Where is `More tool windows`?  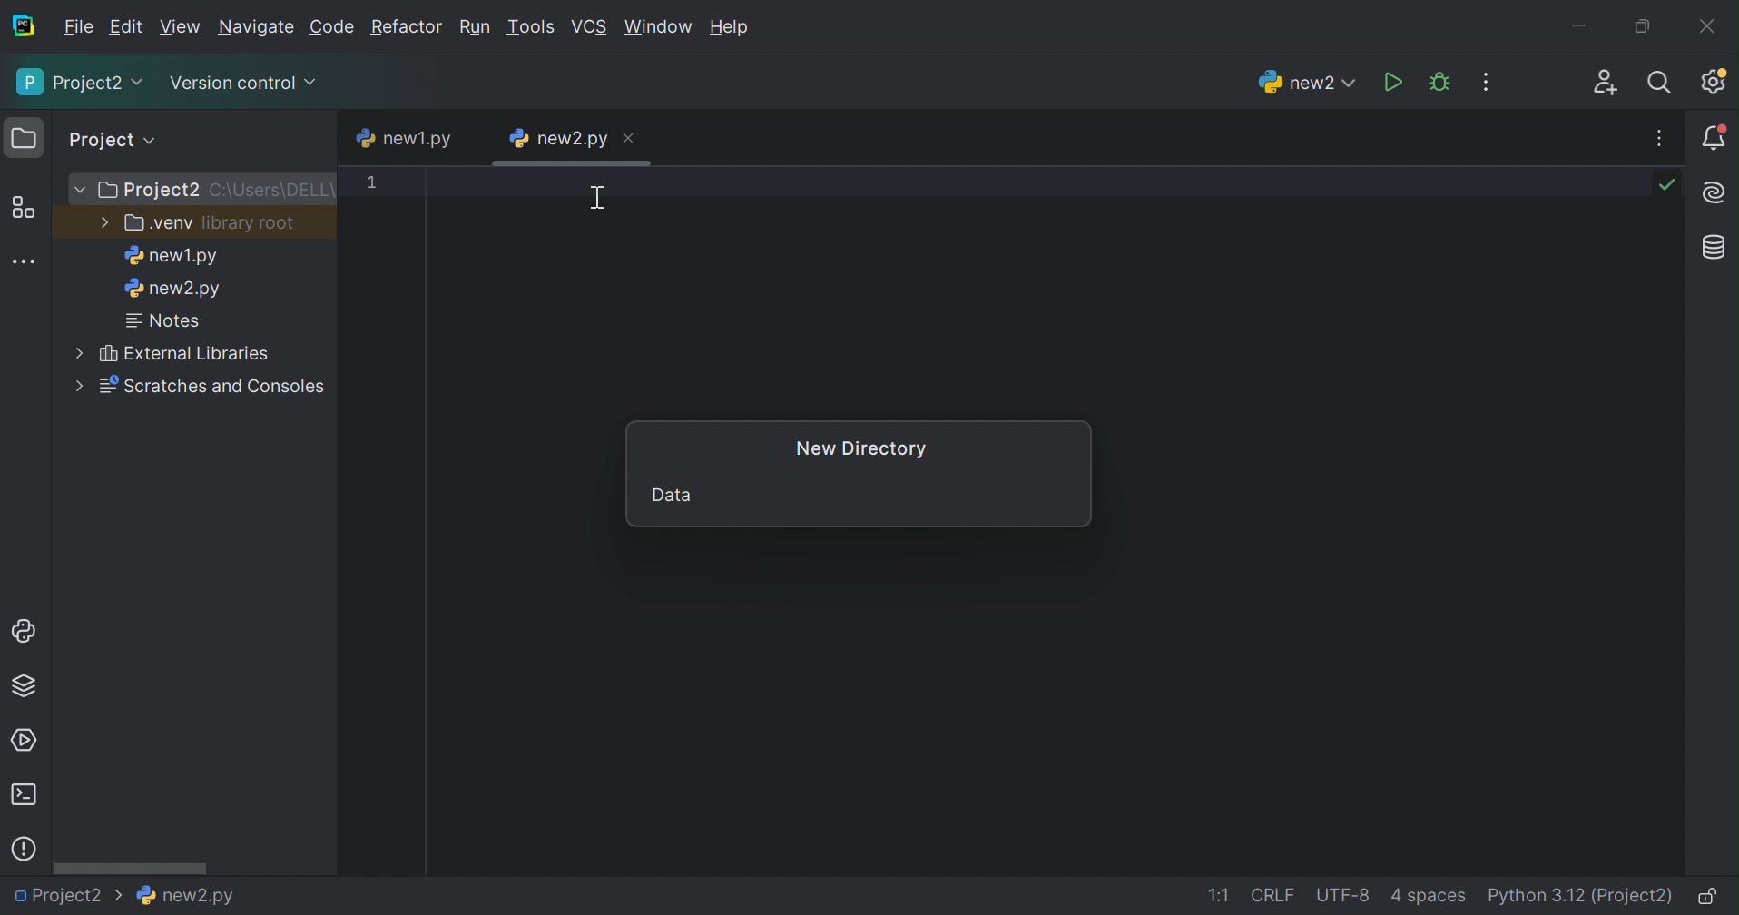
More tool windows is located at coordinates (25, 261).